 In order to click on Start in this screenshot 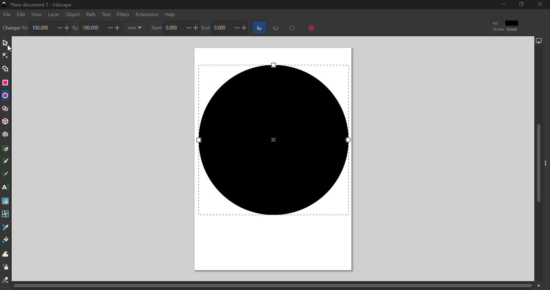, I will do `click(155, 28)`.